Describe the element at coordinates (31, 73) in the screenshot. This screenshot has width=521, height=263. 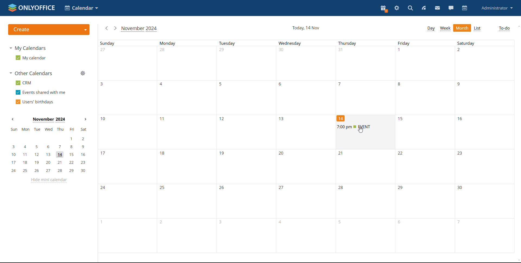
I see `other calendars` at that location.